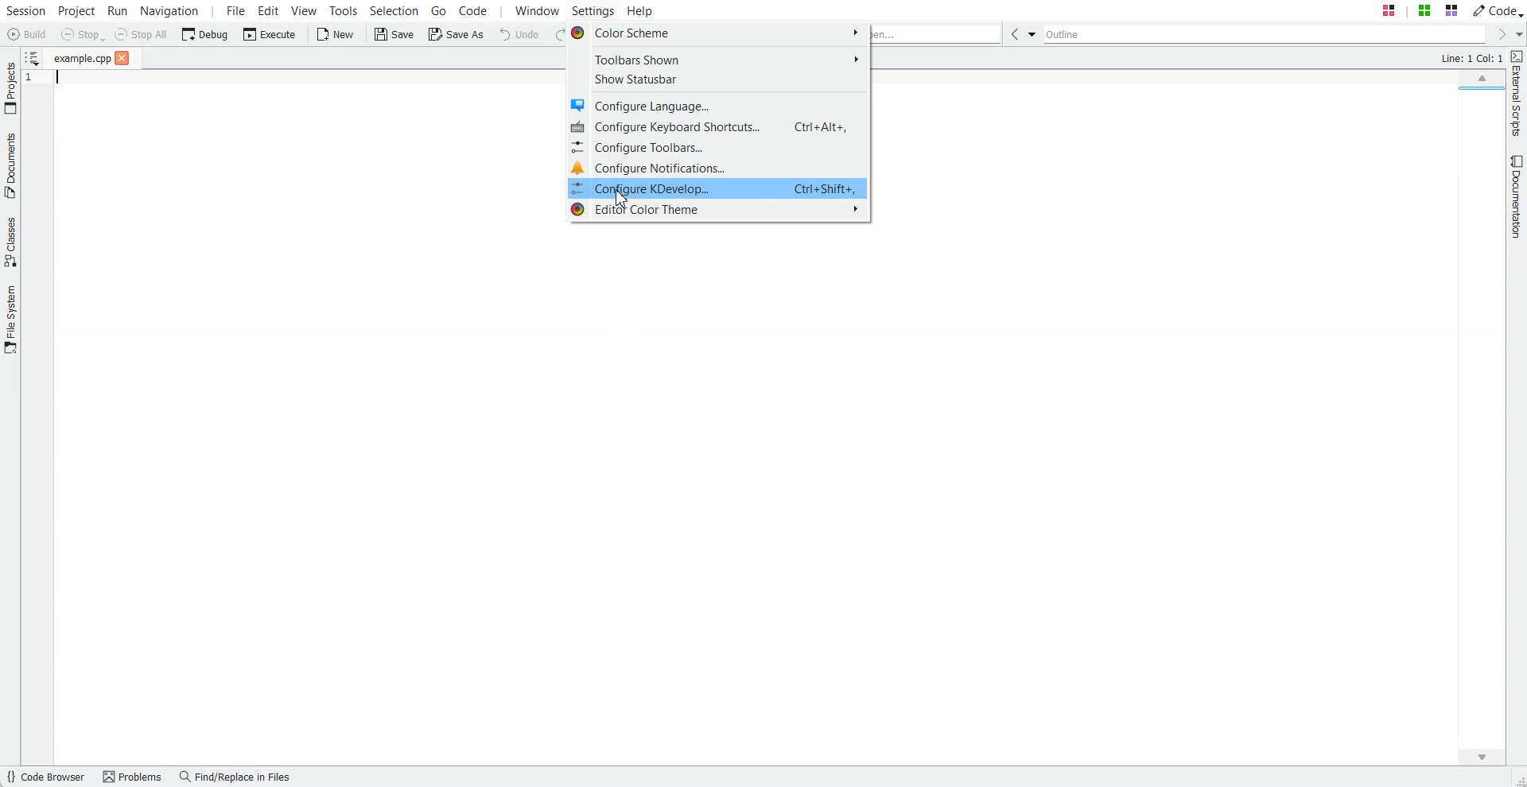 The width and height of the screenshot is (1527, 787). What do you see at coordinates (1517, 95) in the screenshot?
I see `External Script` at bounding box center [1517, 95].